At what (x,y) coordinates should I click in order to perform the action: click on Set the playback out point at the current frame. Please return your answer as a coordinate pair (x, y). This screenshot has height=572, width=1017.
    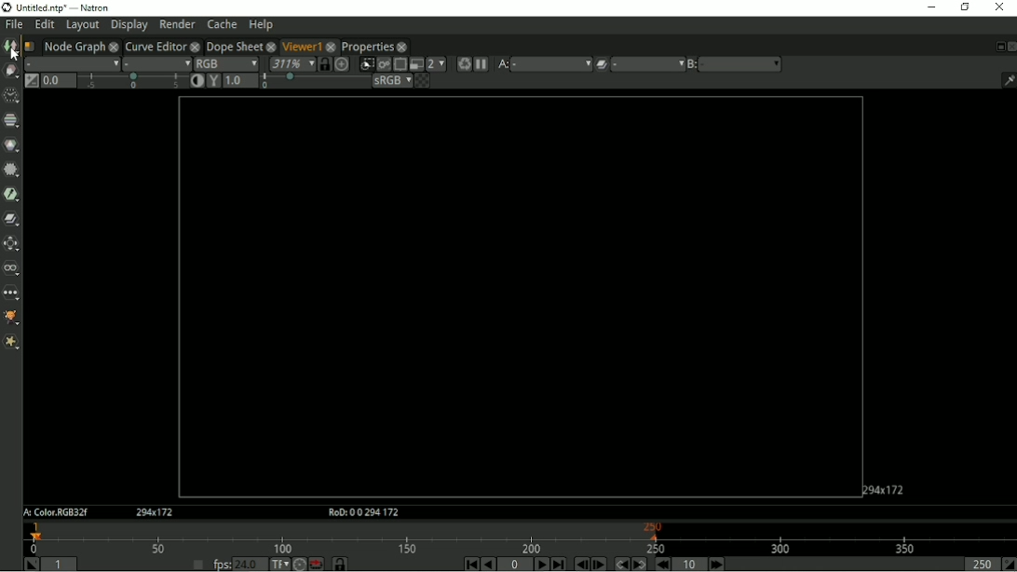
    Looking at the image, I should click on (1009, 565).